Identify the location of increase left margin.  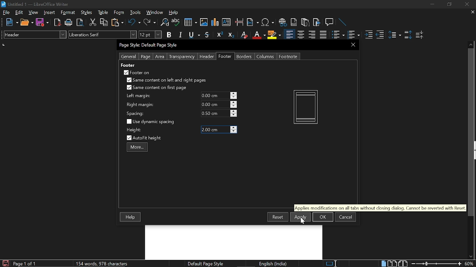
(234, 93).